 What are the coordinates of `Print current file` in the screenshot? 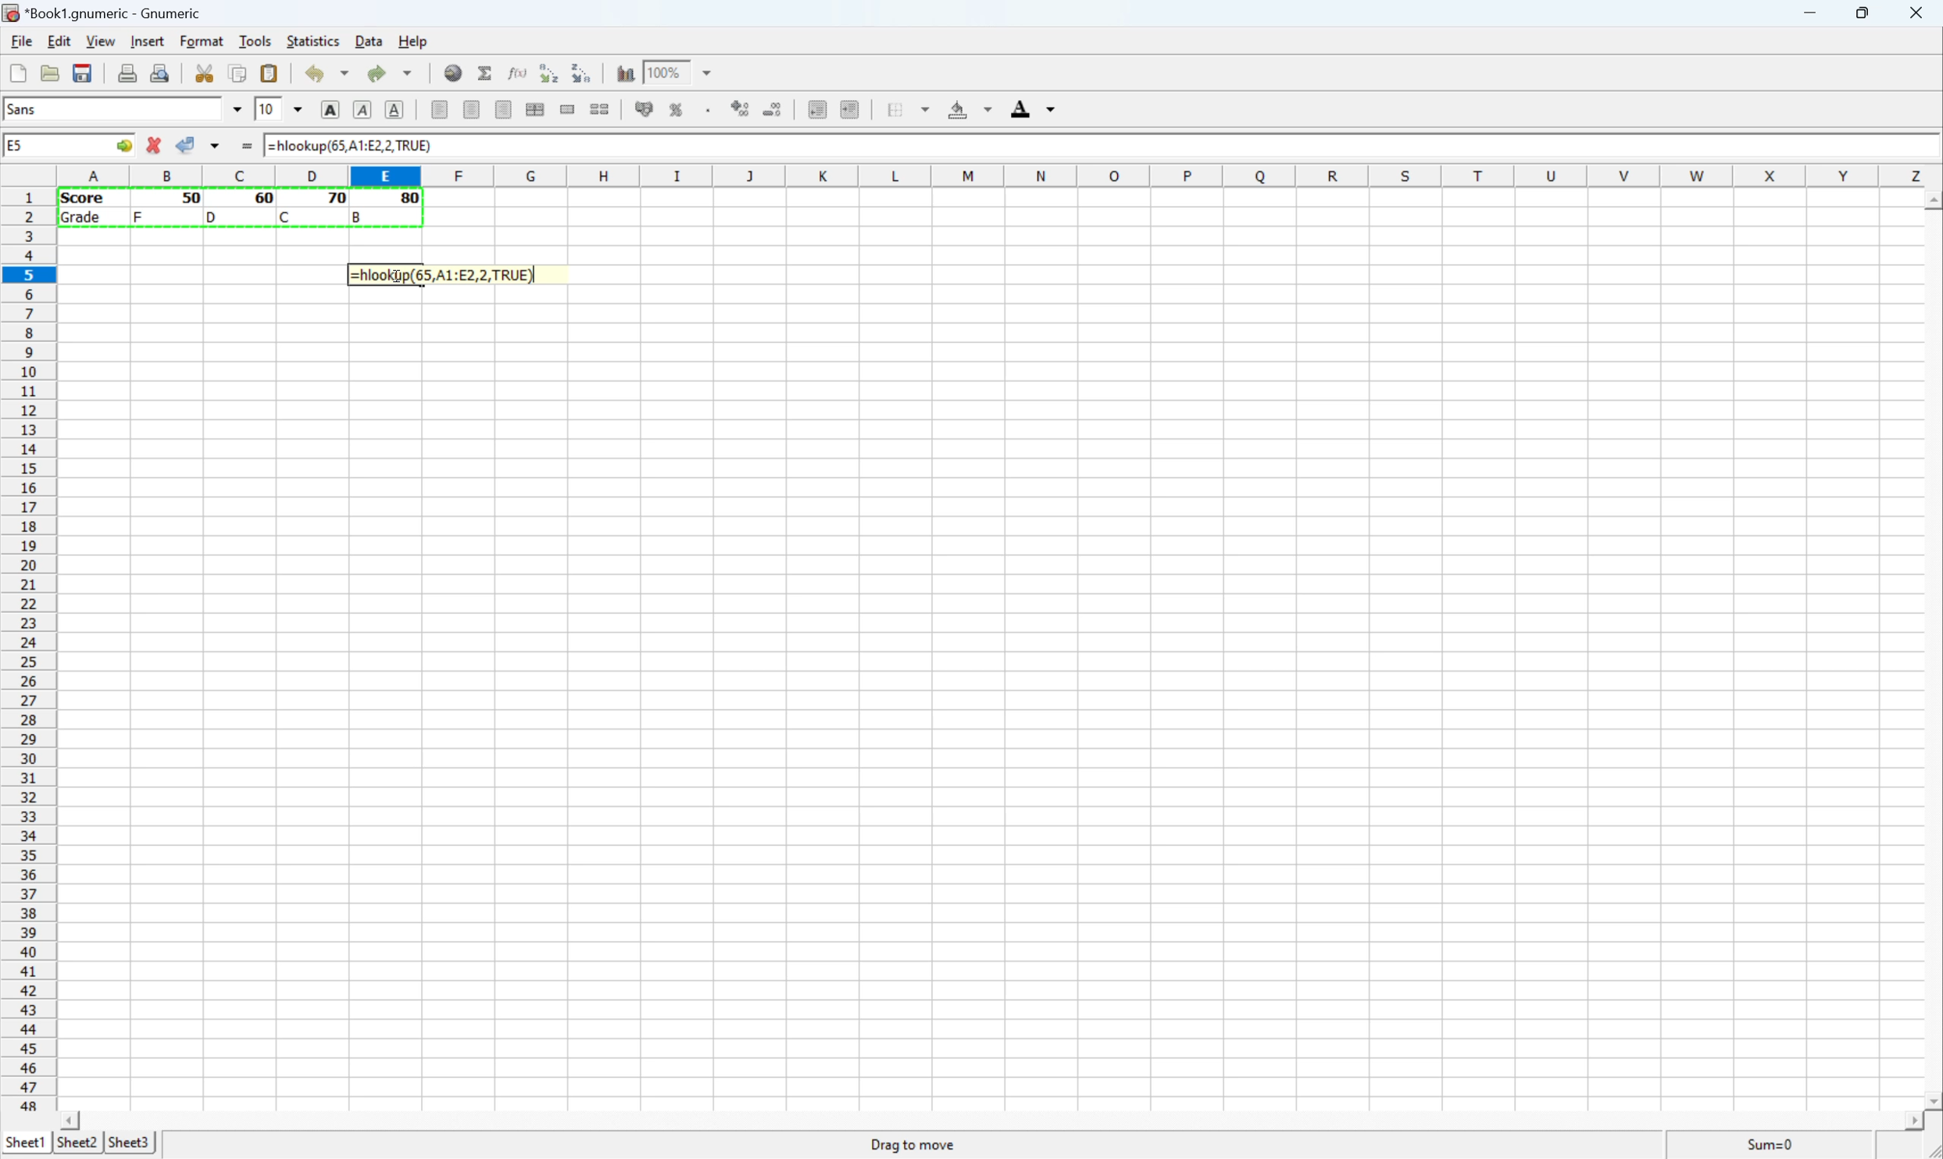 It's located at (124, 73).